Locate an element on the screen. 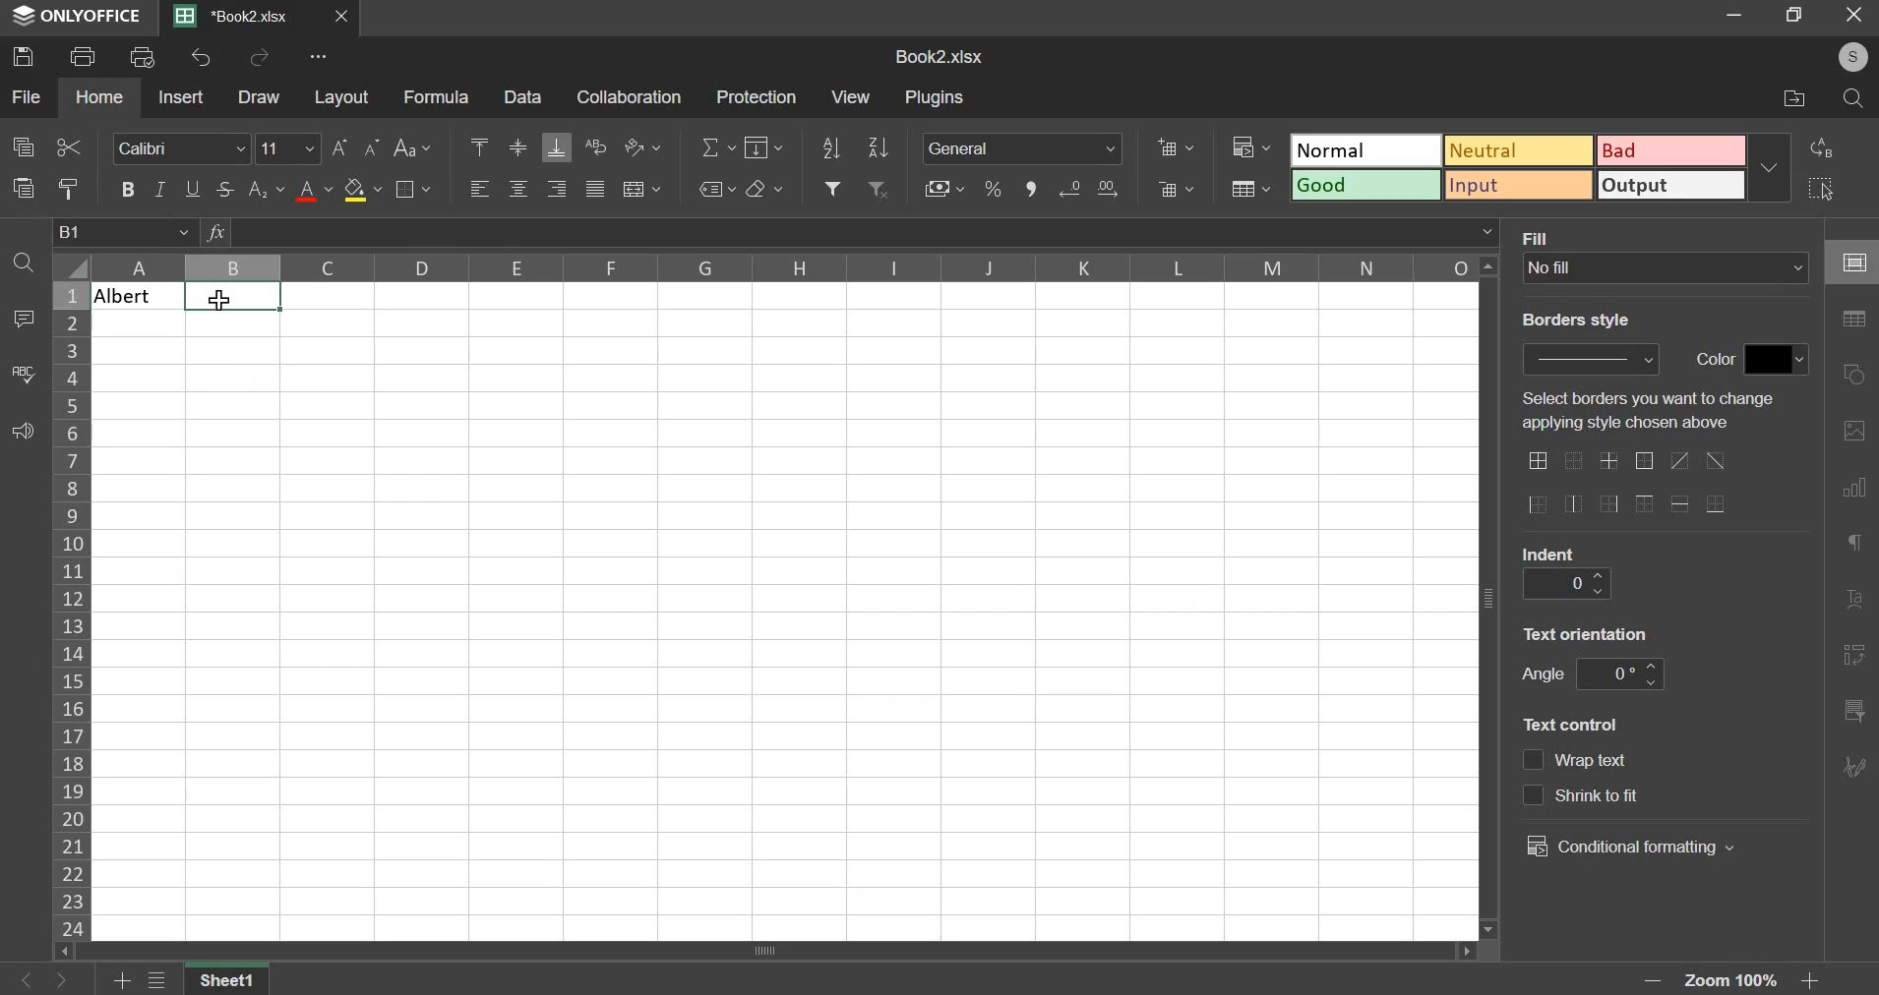 This screenshot has width=1879, height=995. spelling is located at coordinates (23, 373).